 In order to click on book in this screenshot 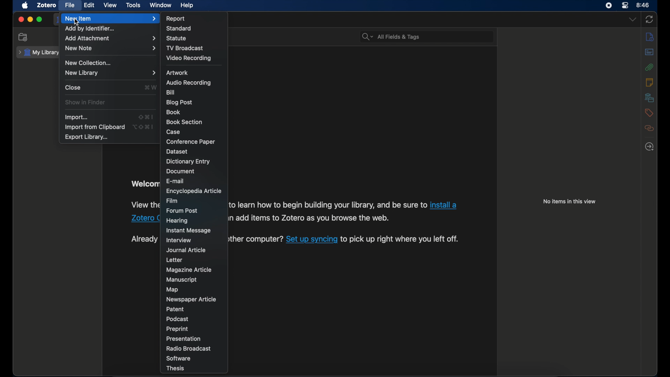, I will do `click(173, 112)`.